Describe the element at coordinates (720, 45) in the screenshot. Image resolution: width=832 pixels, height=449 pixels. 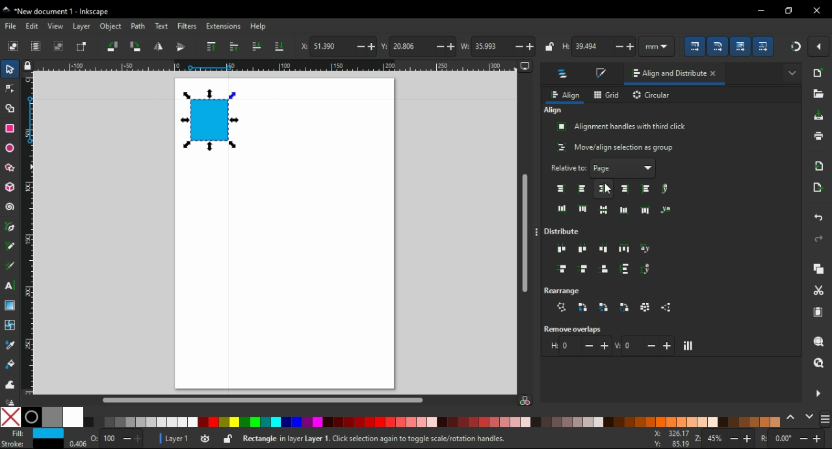
I see `when scaling a rectangle, scale the radii of the rounded corners` at that location.